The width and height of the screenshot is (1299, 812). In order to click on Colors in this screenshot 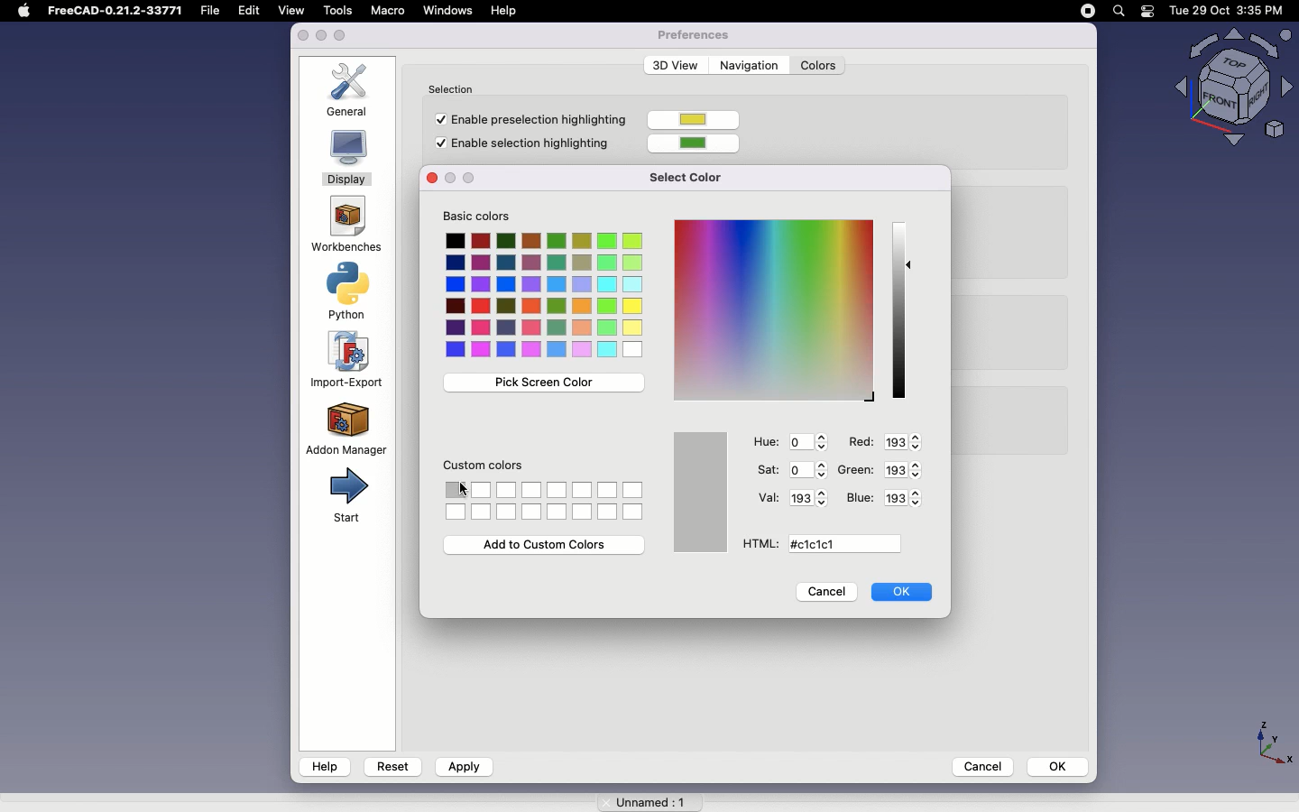, I will do `click(818, 66)`.